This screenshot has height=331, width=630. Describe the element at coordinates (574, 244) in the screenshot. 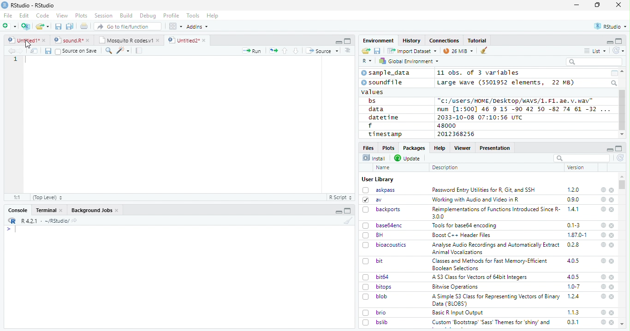

I see `0.2.8` at that location.